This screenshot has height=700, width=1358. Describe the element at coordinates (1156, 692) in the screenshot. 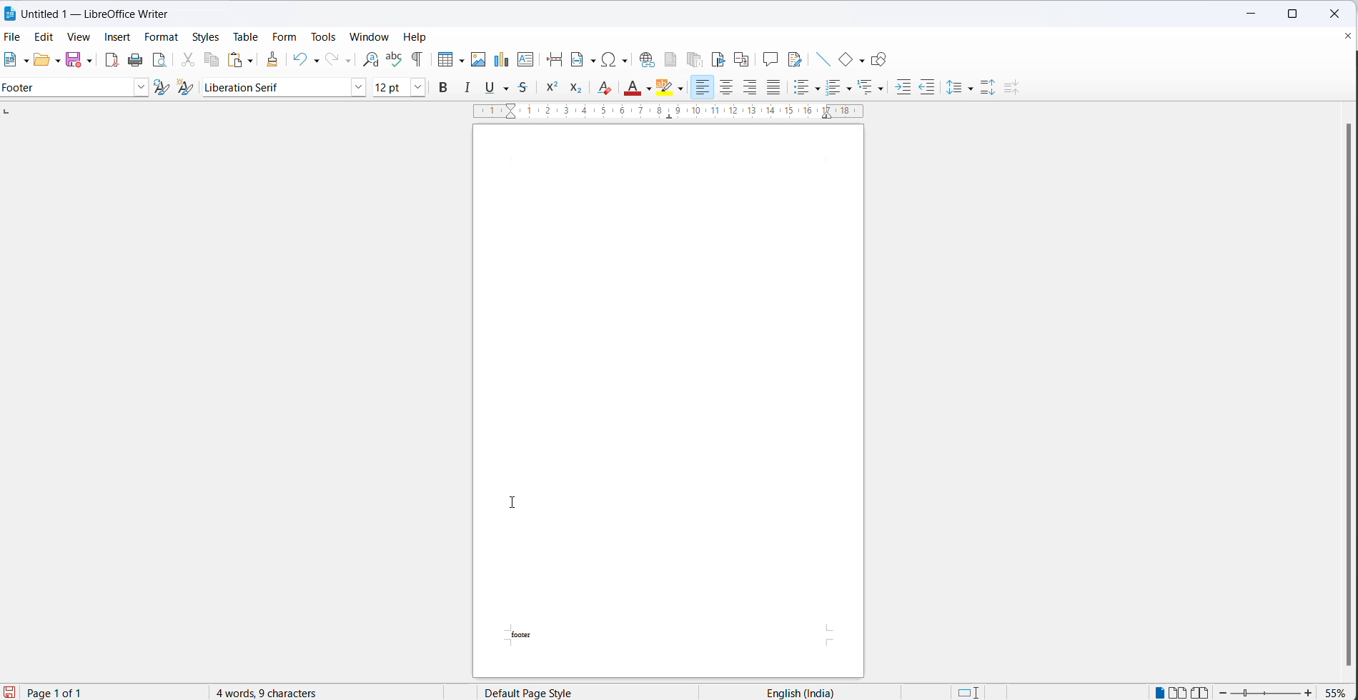

I see `single page view` at that location.